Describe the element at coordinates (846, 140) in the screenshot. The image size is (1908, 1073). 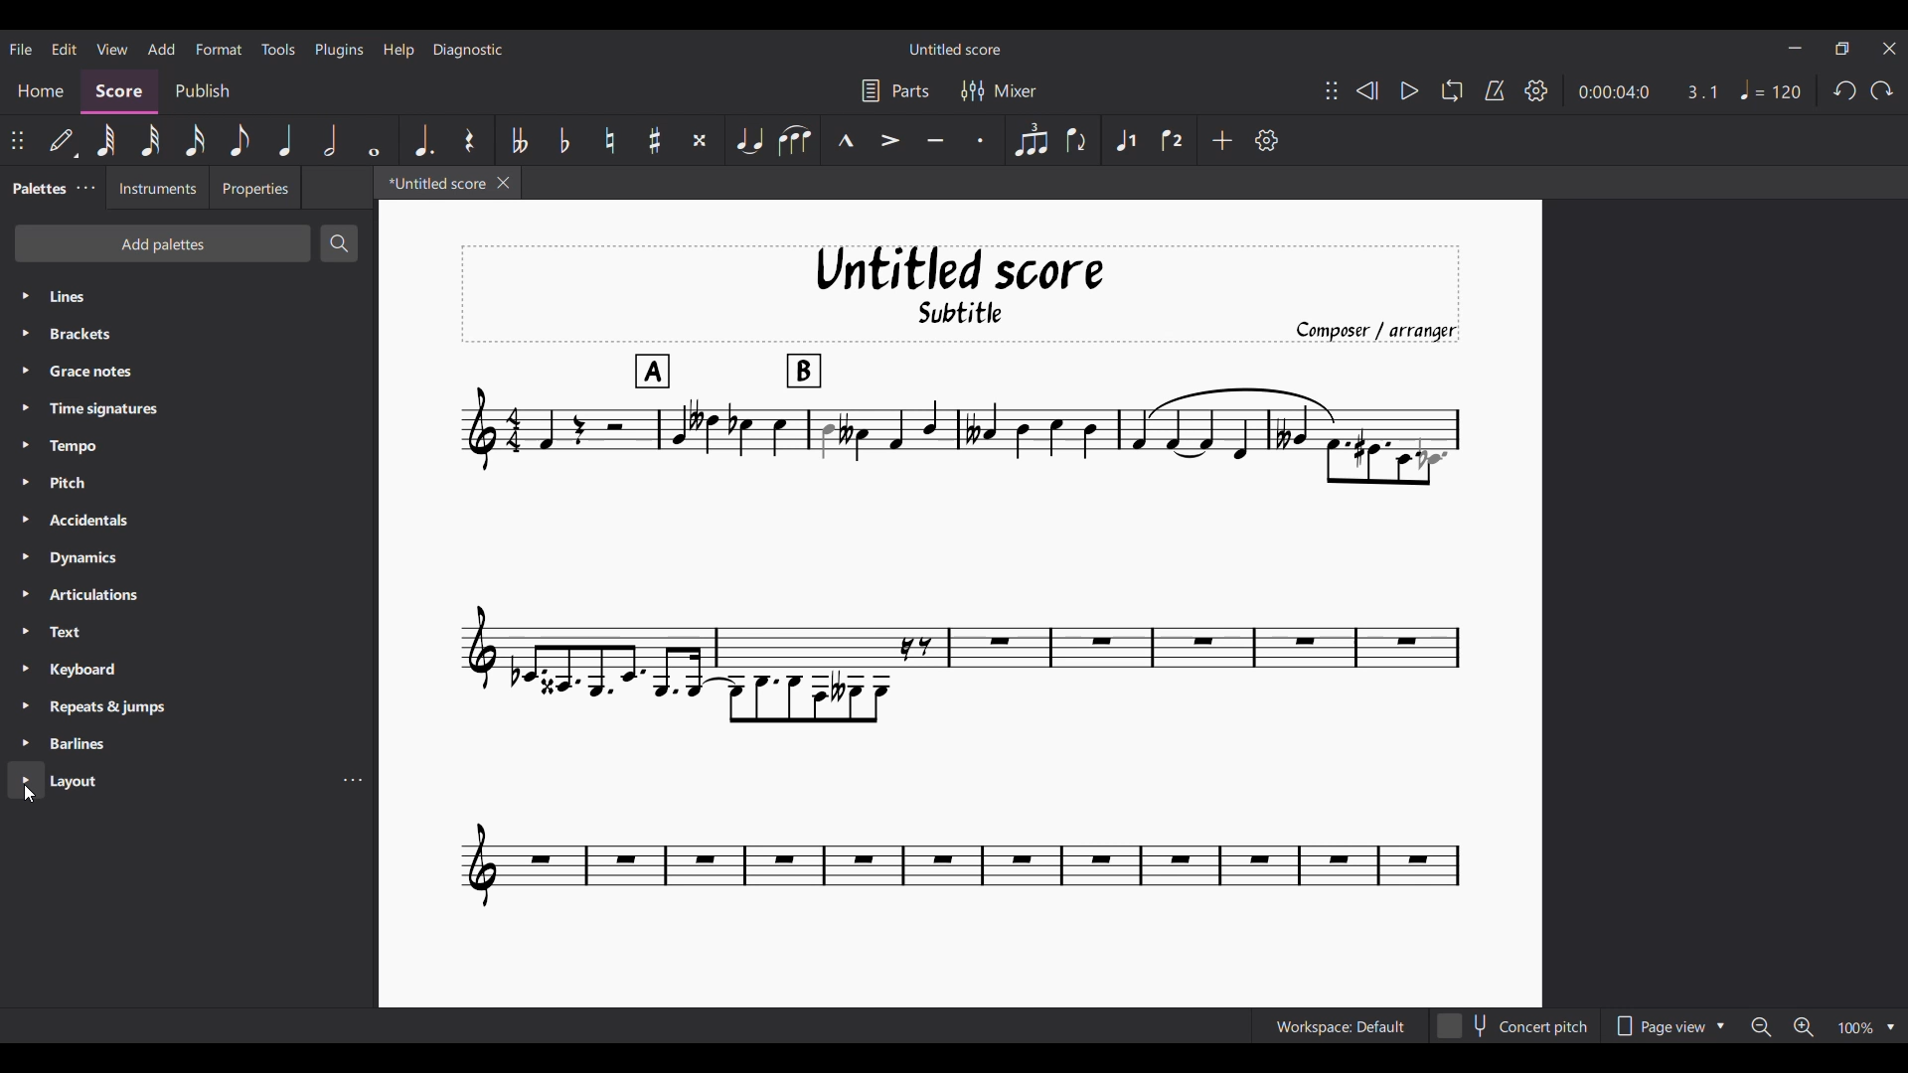
I see `Marcato` at that location.